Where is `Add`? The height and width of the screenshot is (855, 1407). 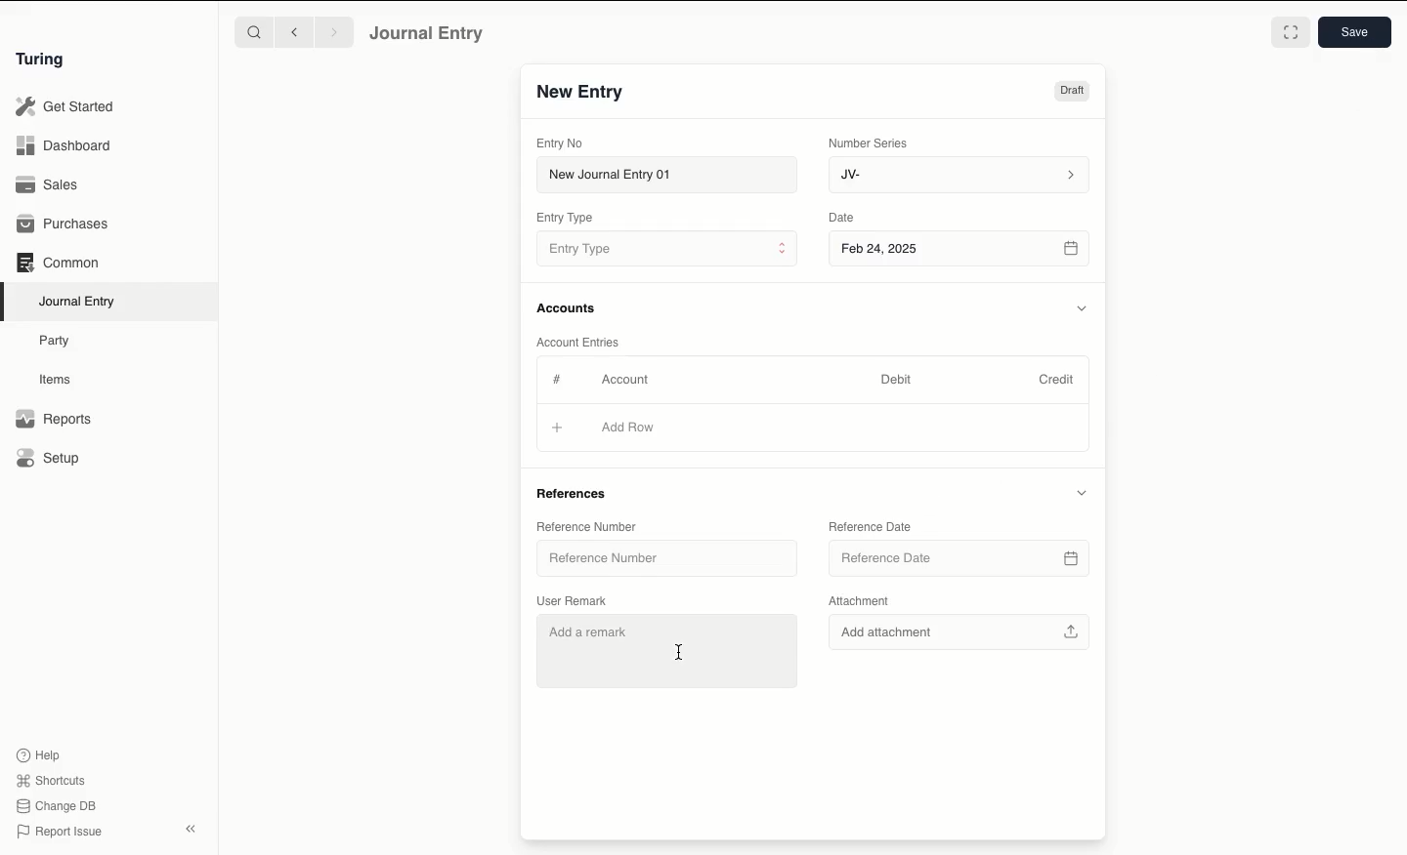
Add is located at coordinates (558, 427).